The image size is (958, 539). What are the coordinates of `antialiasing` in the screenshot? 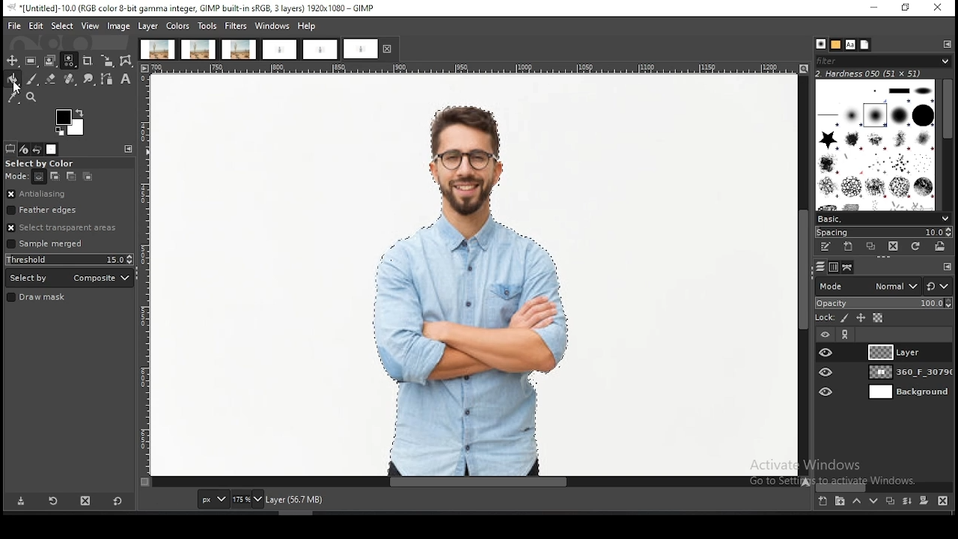 It's located at (41, 194).